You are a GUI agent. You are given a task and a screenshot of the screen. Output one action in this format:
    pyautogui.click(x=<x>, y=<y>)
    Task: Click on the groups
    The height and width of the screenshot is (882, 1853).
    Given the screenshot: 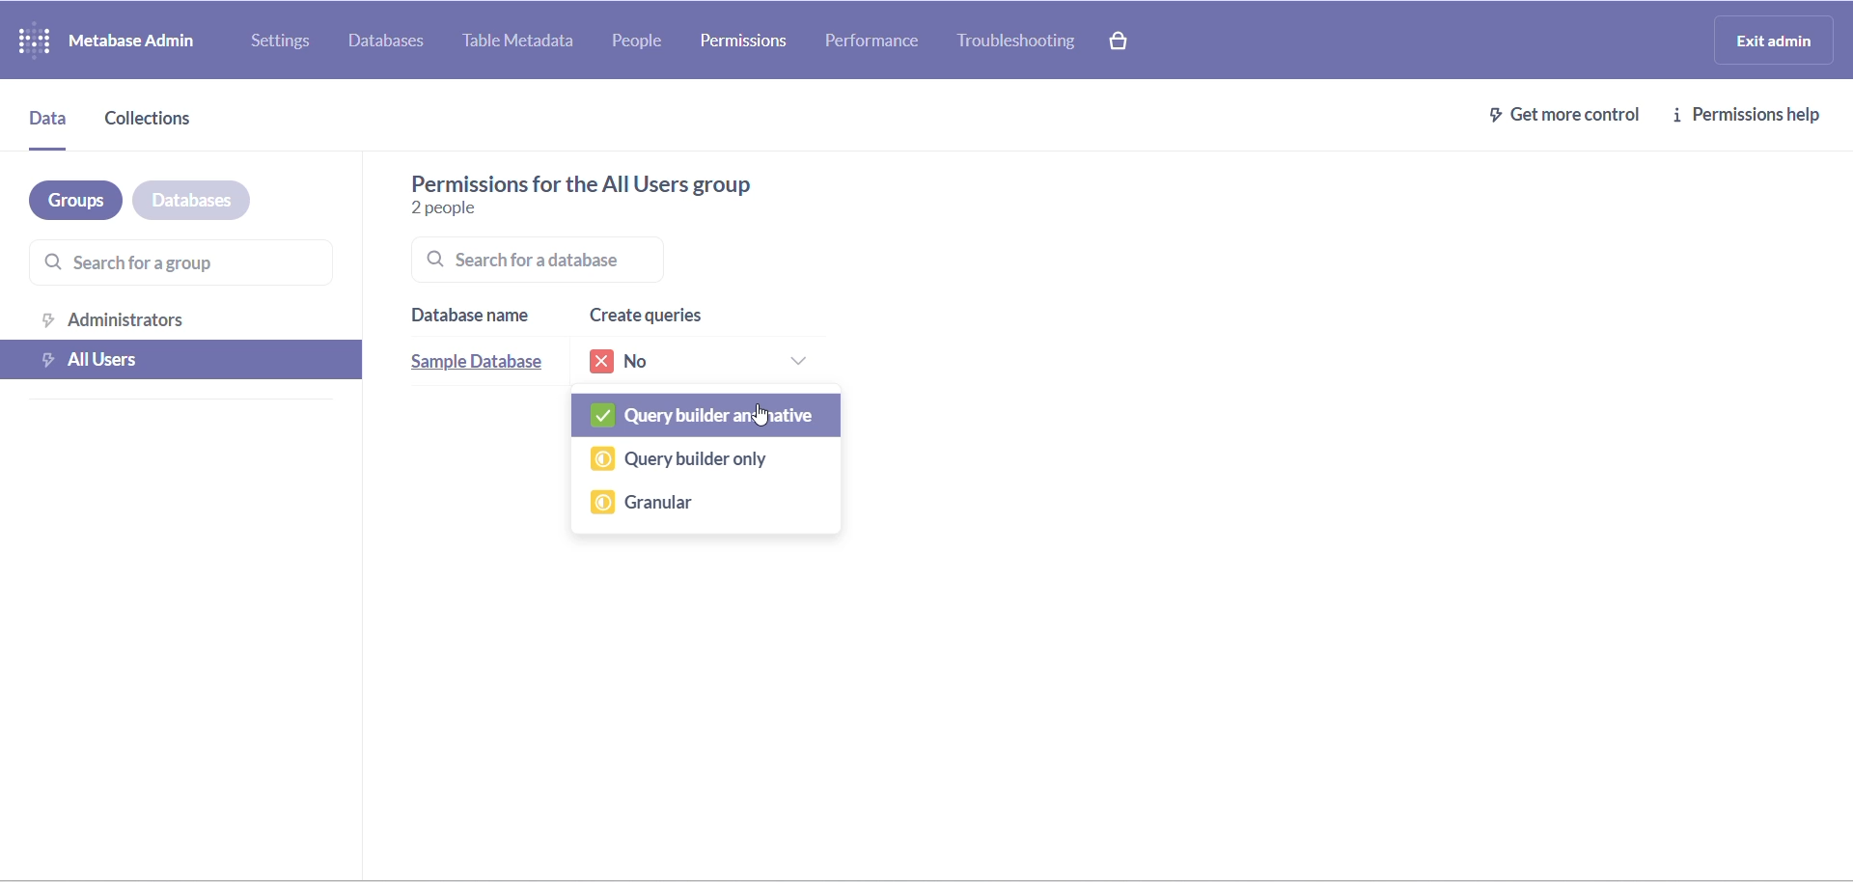 What is the action you would take?
    pyautogui.click(x=69, y=203)
    